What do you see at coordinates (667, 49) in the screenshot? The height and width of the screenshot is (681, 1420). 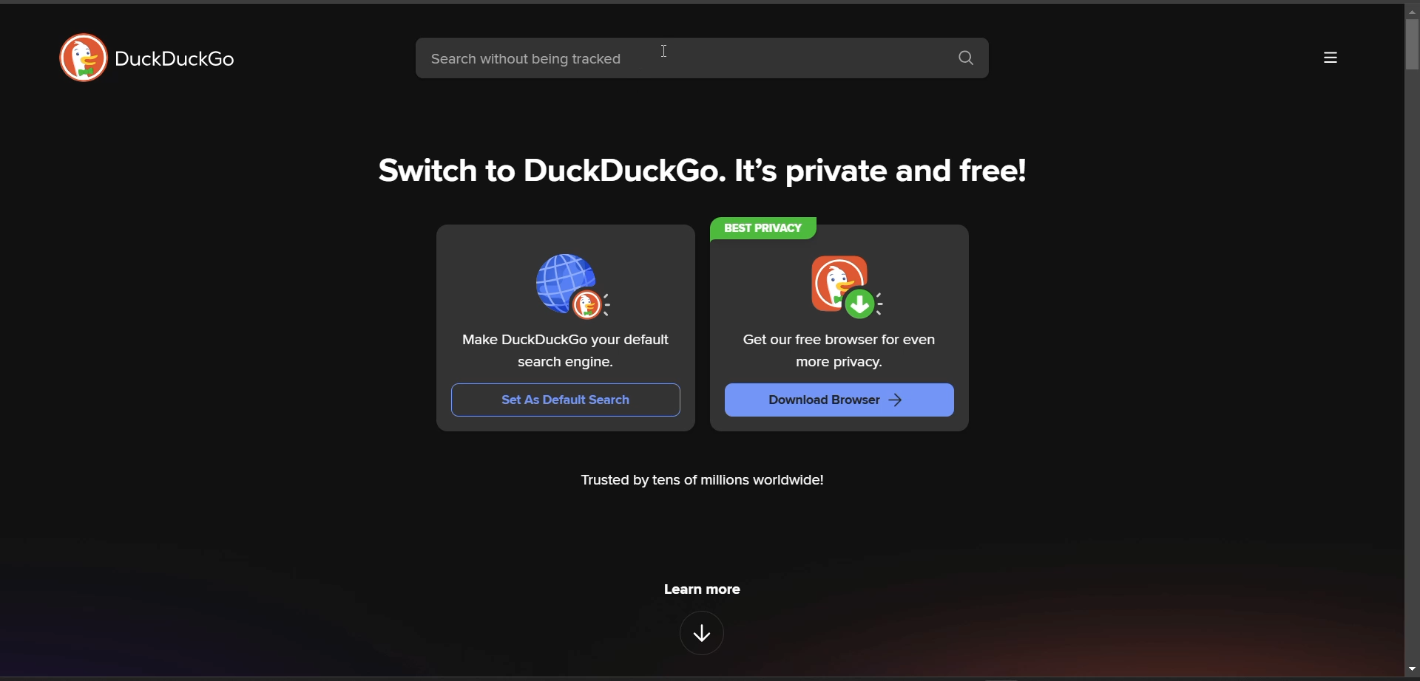 I see `cursor` at bounding box center [667, 49].